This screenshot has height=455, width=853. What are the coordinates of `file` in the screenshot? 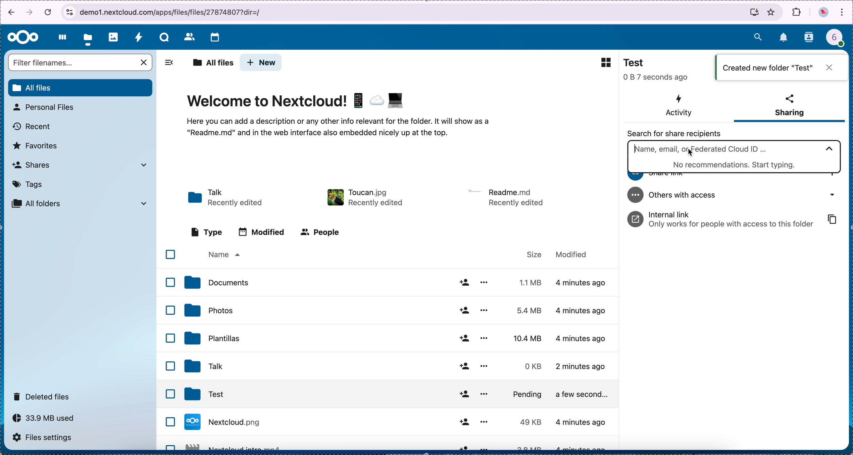 It's located at (400, 422).